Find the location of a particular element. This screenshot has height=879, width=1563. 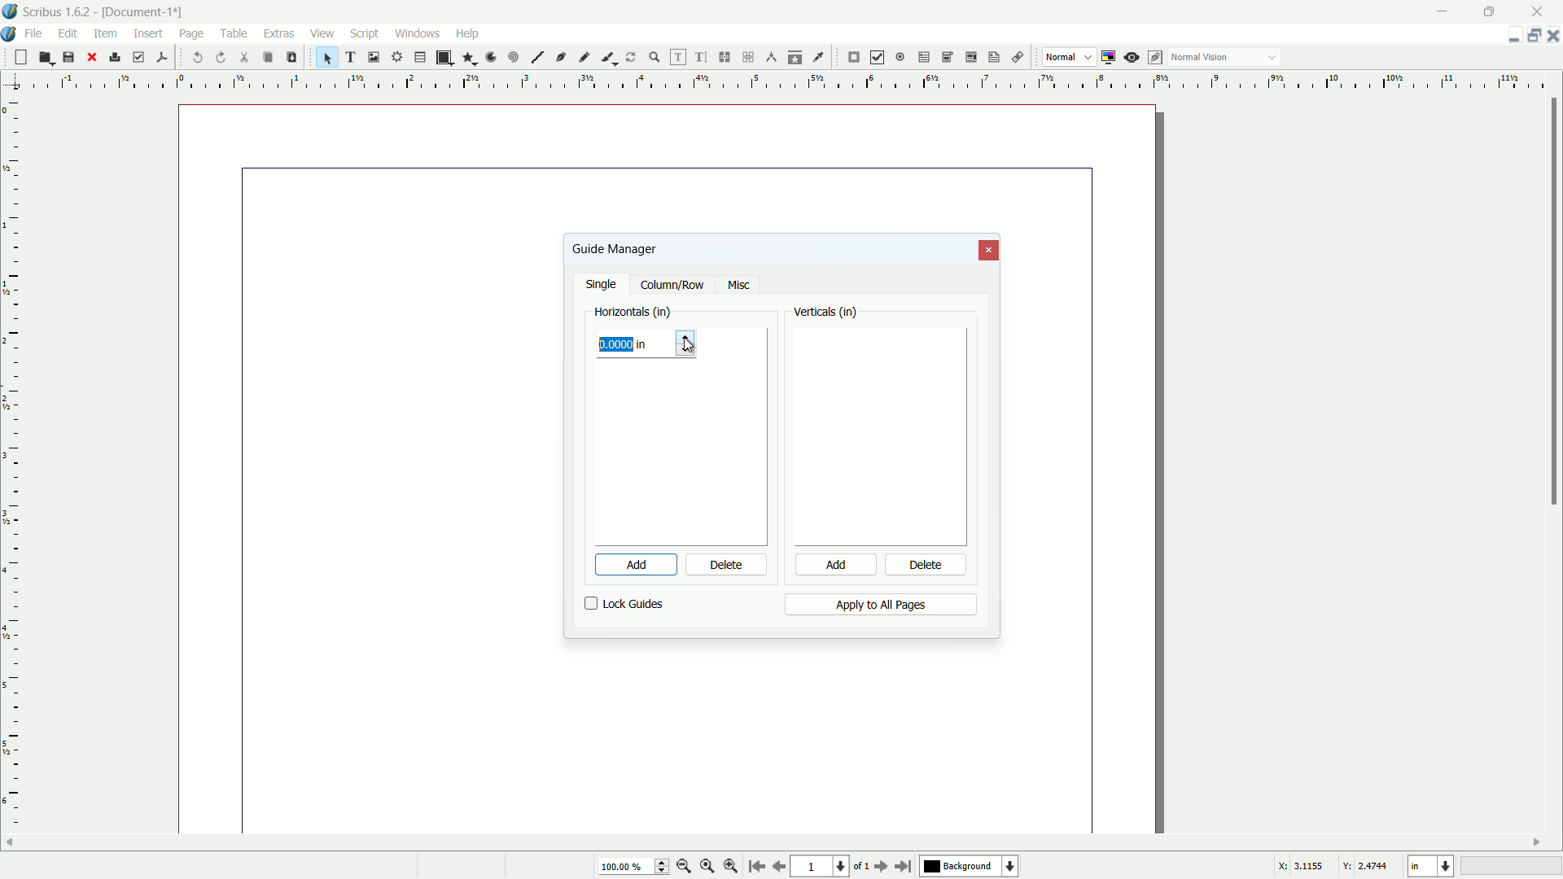

0.0000 is located at coordinates (619, 345).